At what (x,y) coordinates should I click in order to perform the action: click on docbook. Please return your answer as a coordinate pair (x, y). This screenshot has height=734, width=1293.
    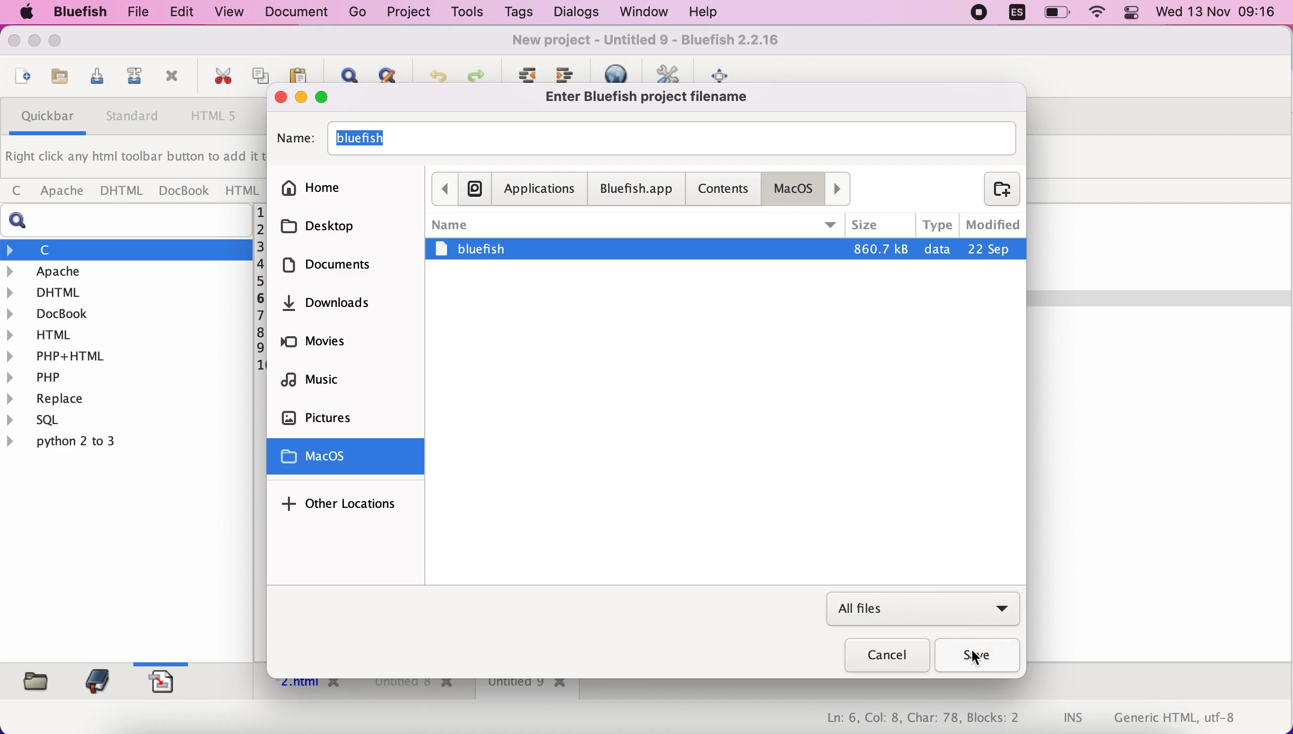
    Looking at the image, I should click on (184, 192).